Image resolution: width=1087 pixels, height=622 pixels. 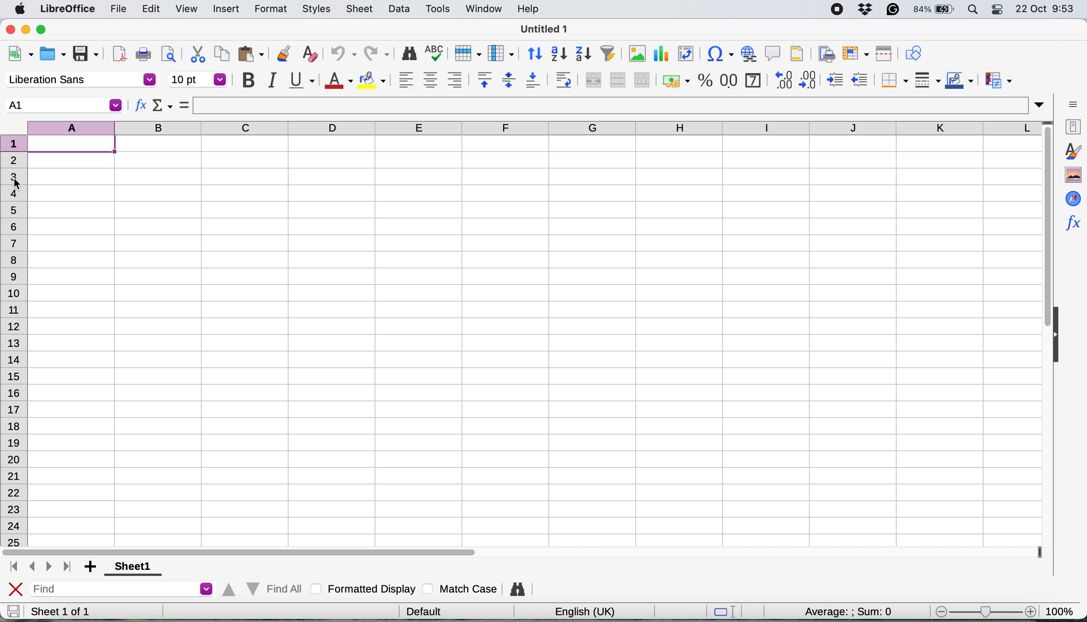 I want to click on align right, so click(x=454, y=80).